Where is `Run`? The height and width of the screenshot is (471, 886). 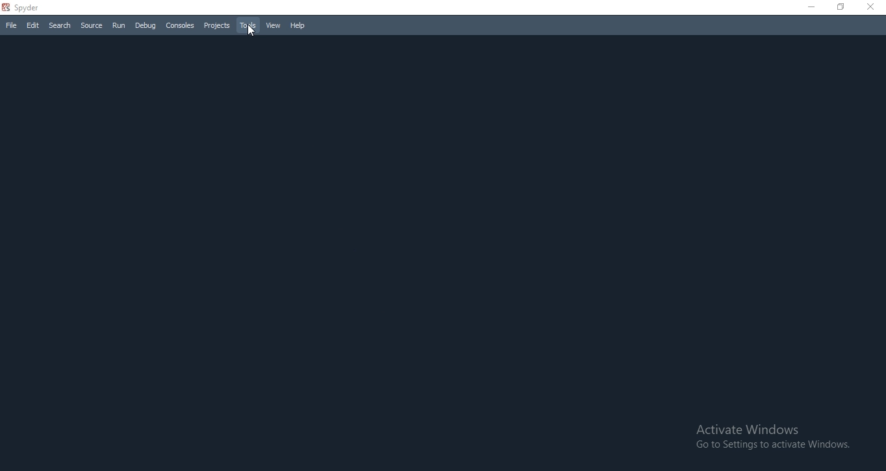 Run is located at coordinates (118, 26).